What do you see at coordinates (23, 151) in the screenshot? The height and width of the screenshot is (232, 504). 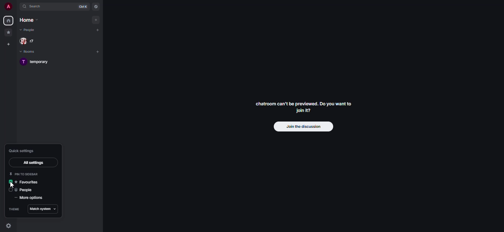 I see `quick settings` at bounding box center [23, 151].